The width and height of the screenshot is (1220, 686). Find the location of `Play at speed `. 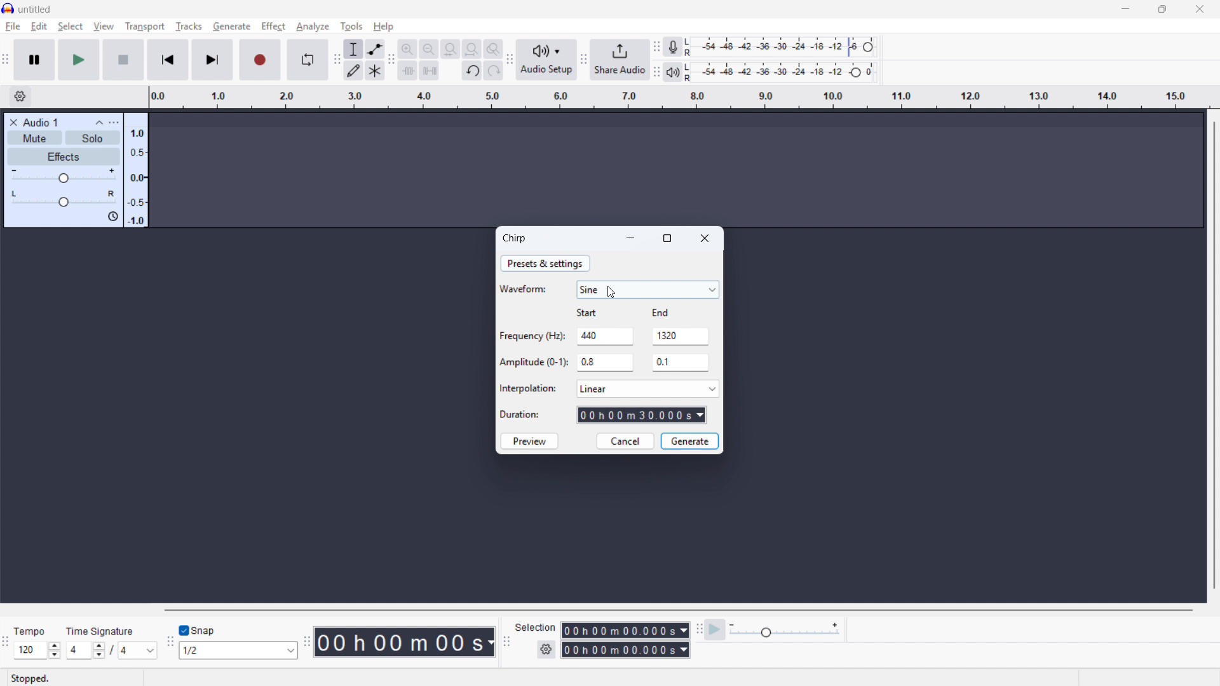

Play at speed  is located at coordinates (715, 629).